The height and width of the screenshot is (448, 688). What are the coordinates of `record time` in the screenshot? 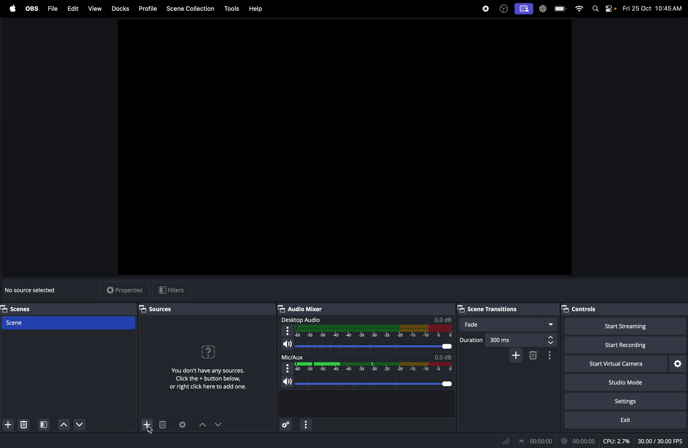 It's located at (558, 441).